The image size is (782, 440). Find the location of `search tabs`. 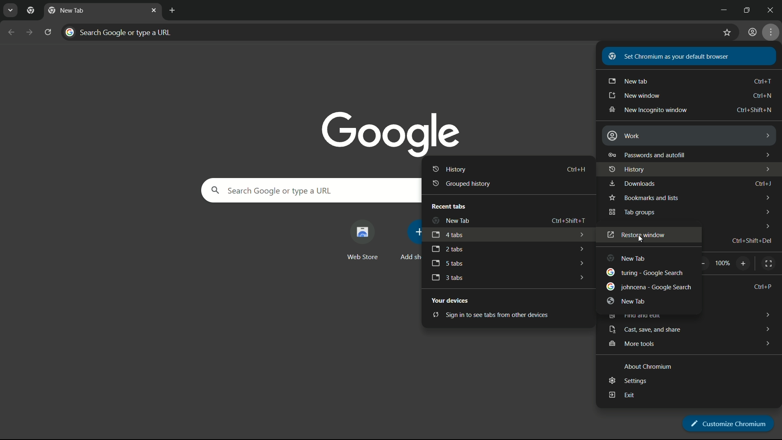

search tabs is located at coordinates (11, 10).